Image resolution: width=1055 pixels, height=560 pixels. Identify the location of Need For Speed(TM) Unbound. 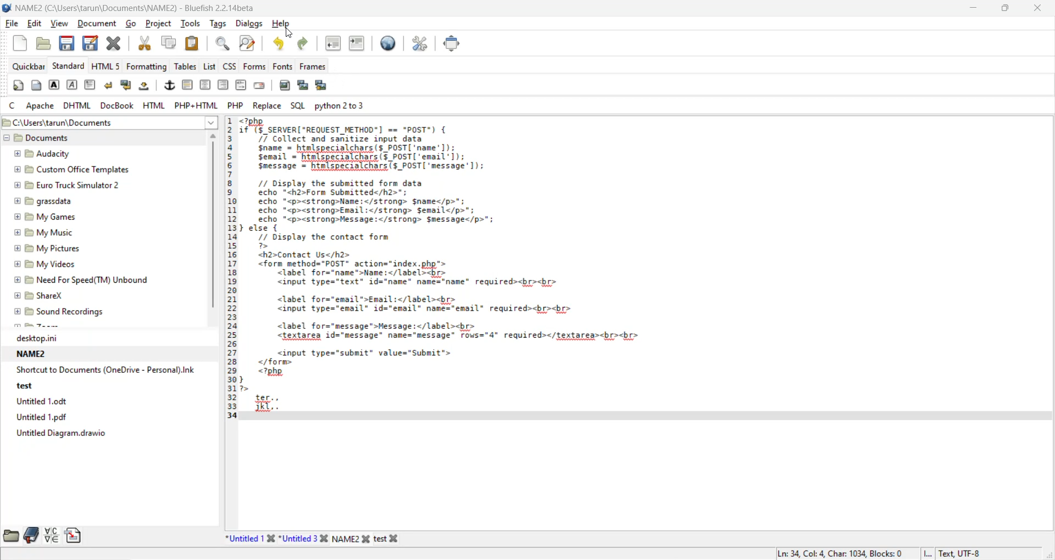
(77, 281).